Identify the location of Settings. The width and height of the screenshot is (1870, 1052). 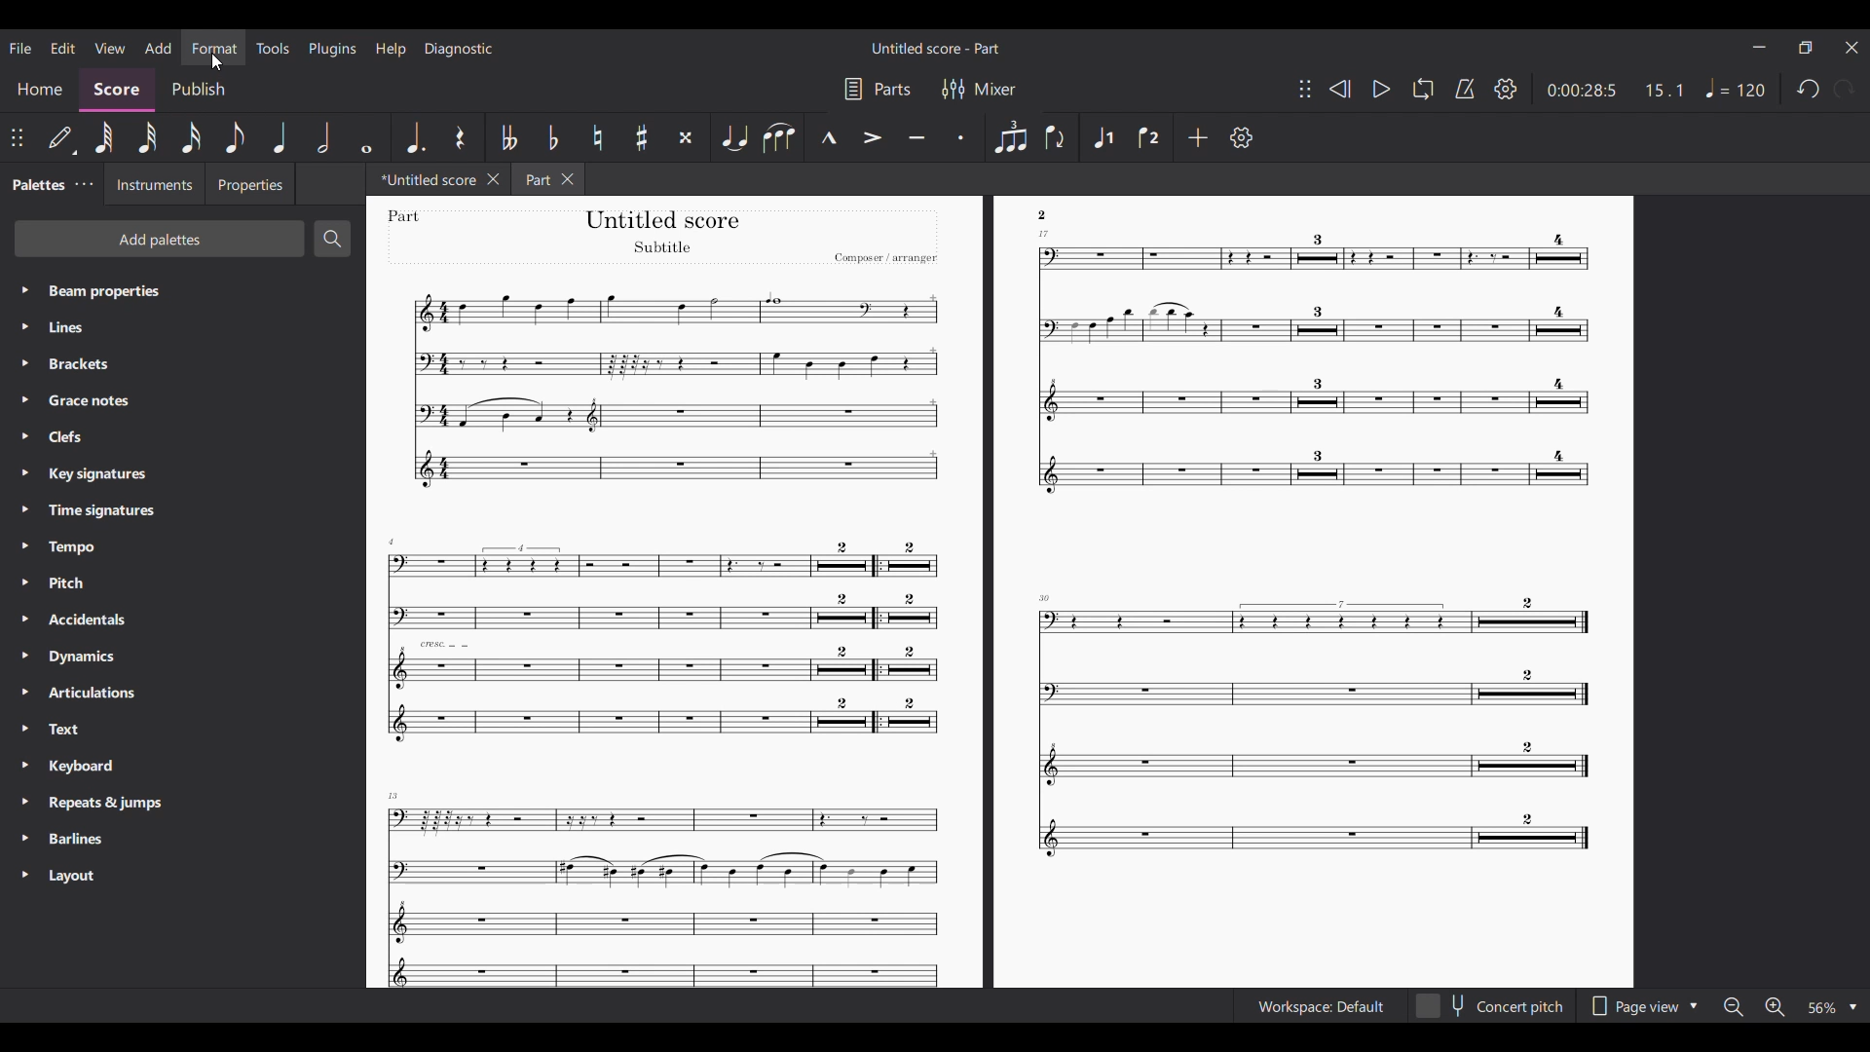
(1241, 137).